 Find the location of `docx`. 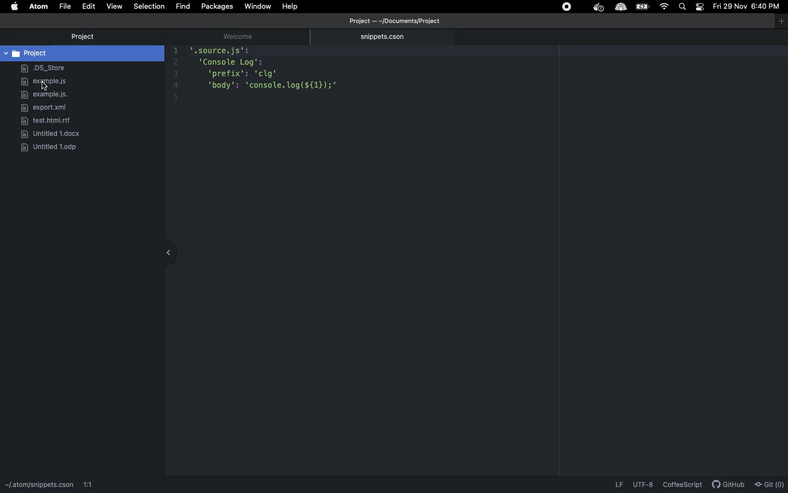

docx is located at coordinates (52, 133).